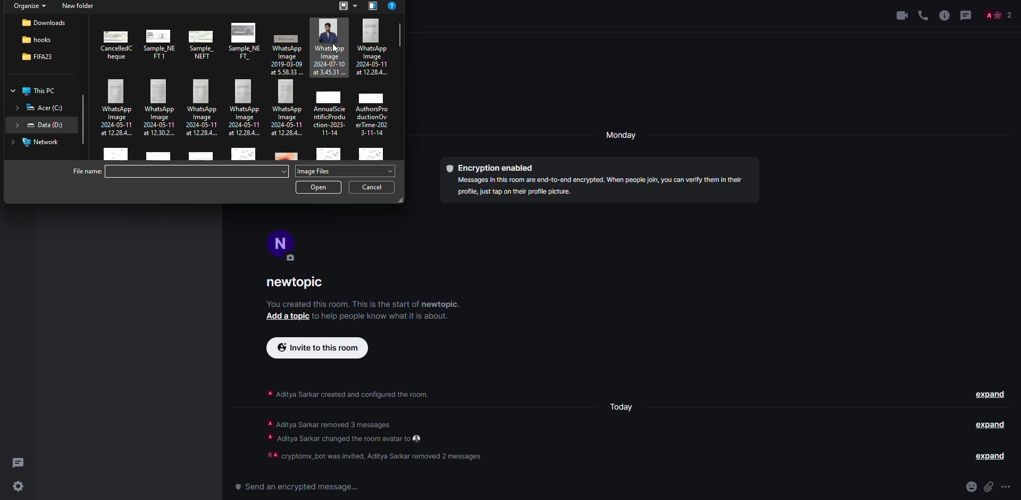 The image size is (1021, 500). Describe the element at coordinates (373, 6) in the screenshot. I see `list` at that location.